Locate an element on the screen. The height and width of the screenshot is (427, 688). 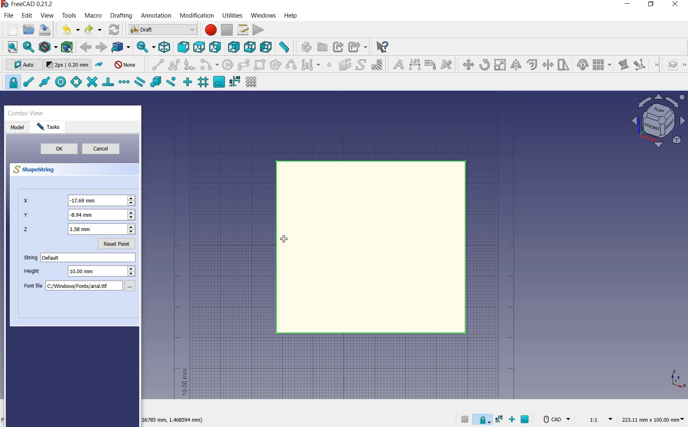
snap angle is located at coordinates (75, 83).